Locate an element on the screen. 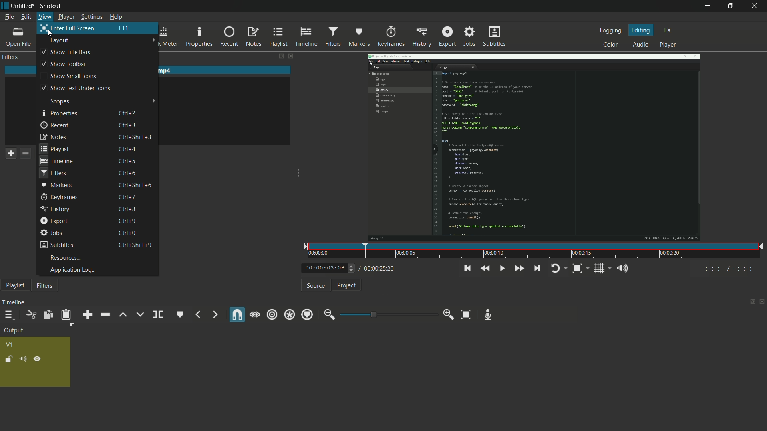  toggle player looping is located at coordinates (556, 269).